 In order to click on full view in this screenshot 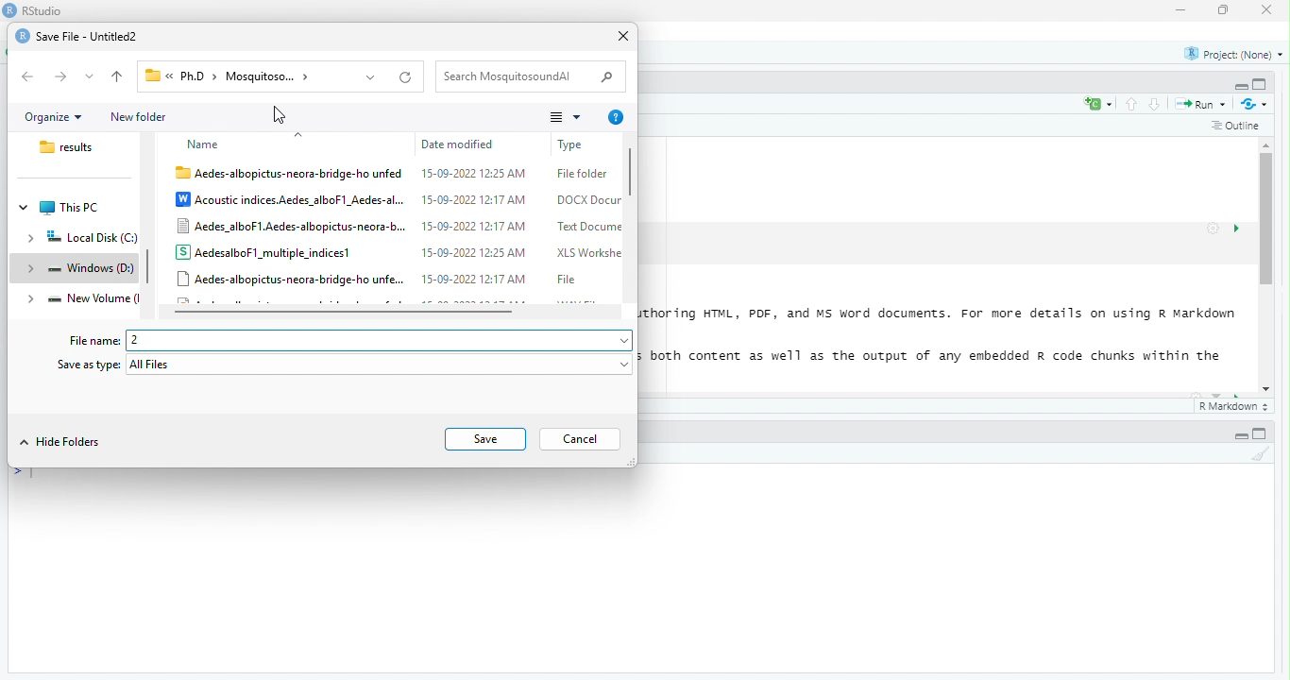, I will do `click(1260, 433)`.